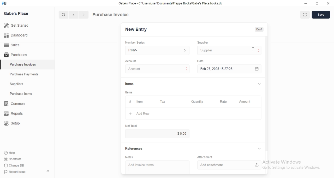 This screenshot has width=334, height=178. I want to click on Get Started, so click(27, 25).